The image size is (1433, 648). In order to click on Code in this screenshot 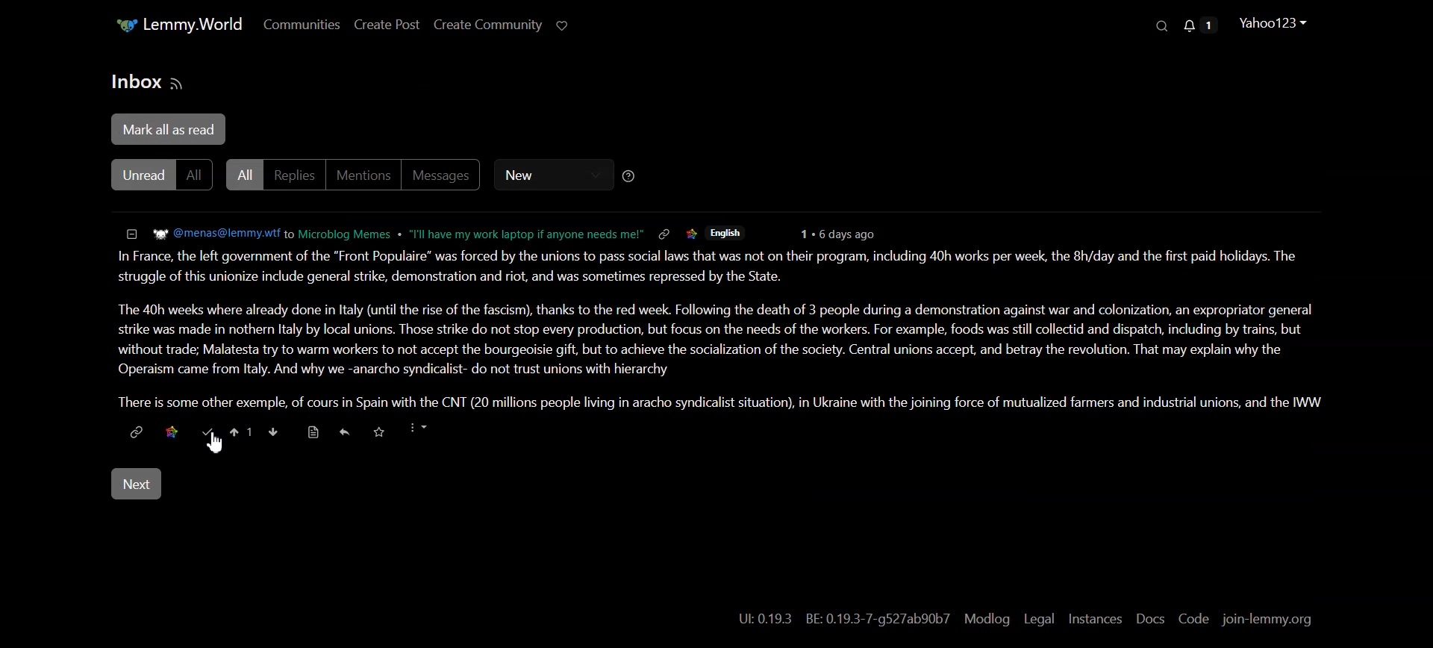, I will do `click(1192, 620)`.